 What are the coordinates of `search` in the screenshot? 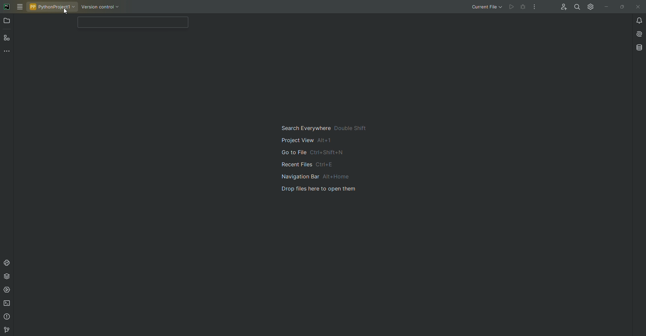 It's located at (131, 23).